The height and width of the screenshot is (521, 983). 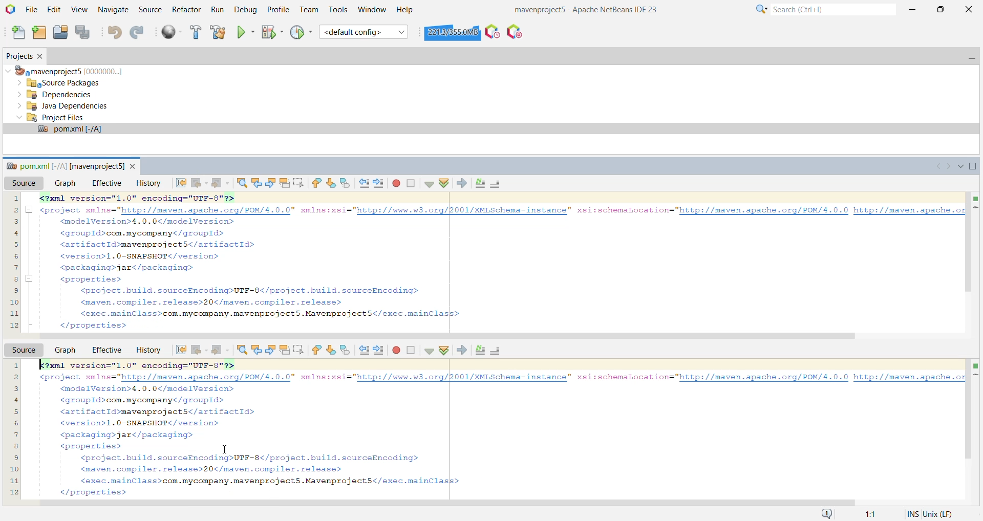 I want to click on Toggle Rectangular Selection, so click(x=298, y=351).